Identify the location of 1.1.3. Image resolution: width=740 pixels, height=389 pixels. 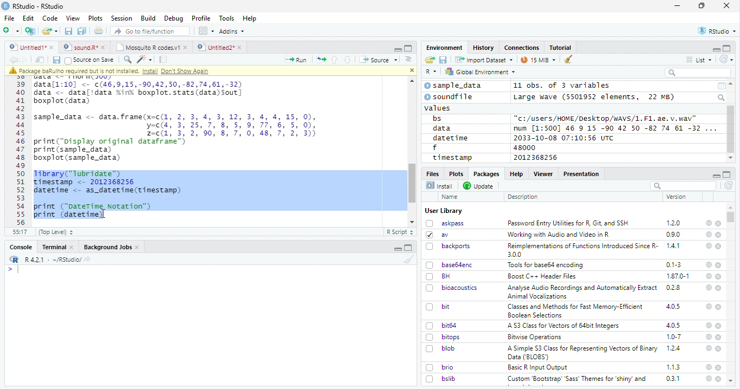
(673, 367).